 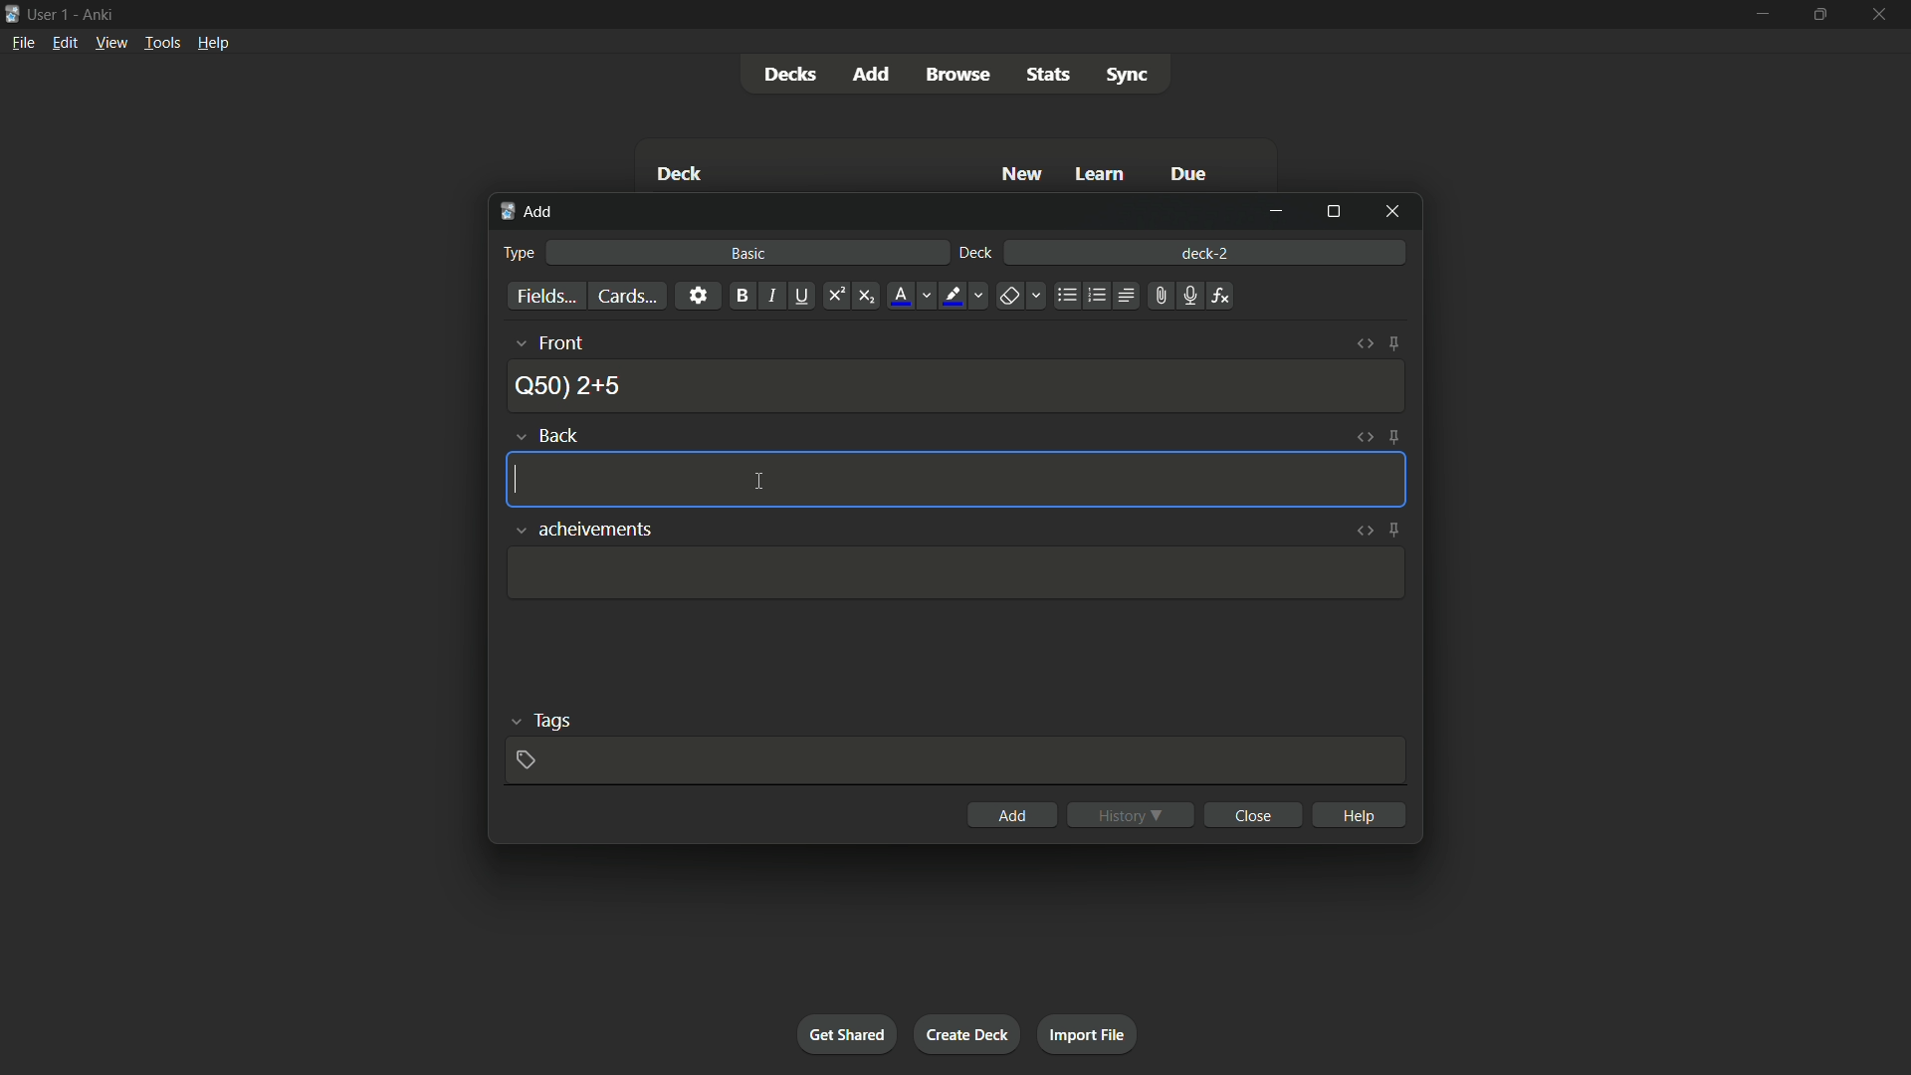 I want to click on ordered list, so click(x=1097, y=297).